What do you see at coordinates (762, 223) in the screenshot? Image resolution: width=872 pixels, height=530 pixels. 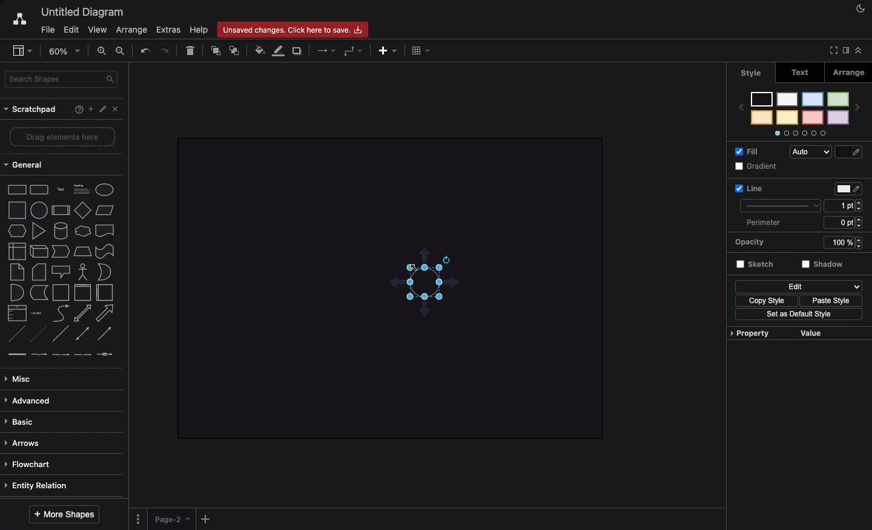 I see `Perimeter` at bounding box center [762, 223].